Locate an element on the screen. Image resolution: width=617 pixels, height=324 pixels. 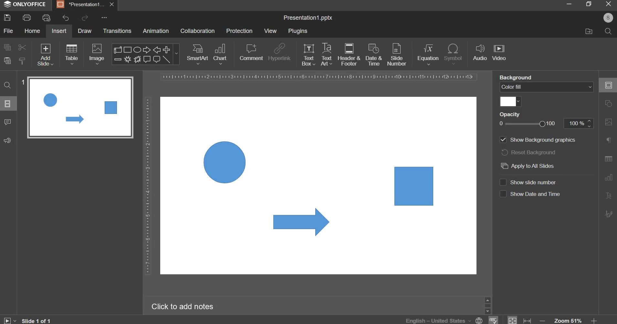
hyperlink is located at coordinates (279, 53).